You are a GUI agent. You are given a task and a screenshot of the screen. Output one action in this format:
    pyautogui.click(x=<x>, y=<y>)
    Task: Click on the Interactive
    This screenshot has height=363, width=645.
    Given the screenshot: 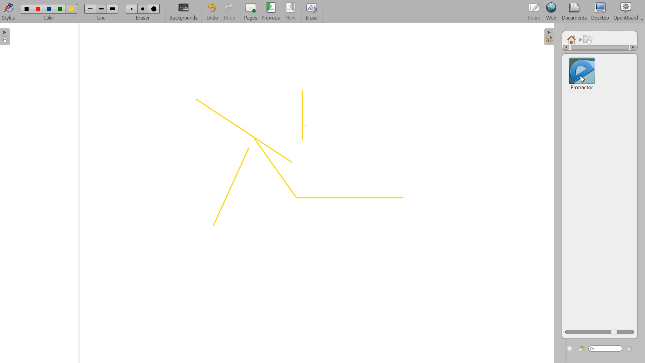 What is the action you would take?
    pyautogui.click(x=589, y=39)
    